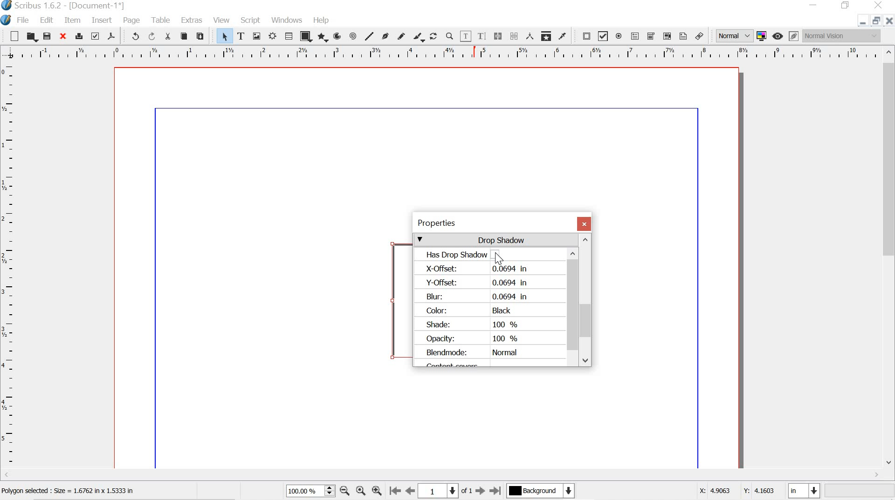 This screenshot has height=500, width=895. Describe the element at coordinates (761, 35) in the screenshot. I see `toggle color management system` at that location.